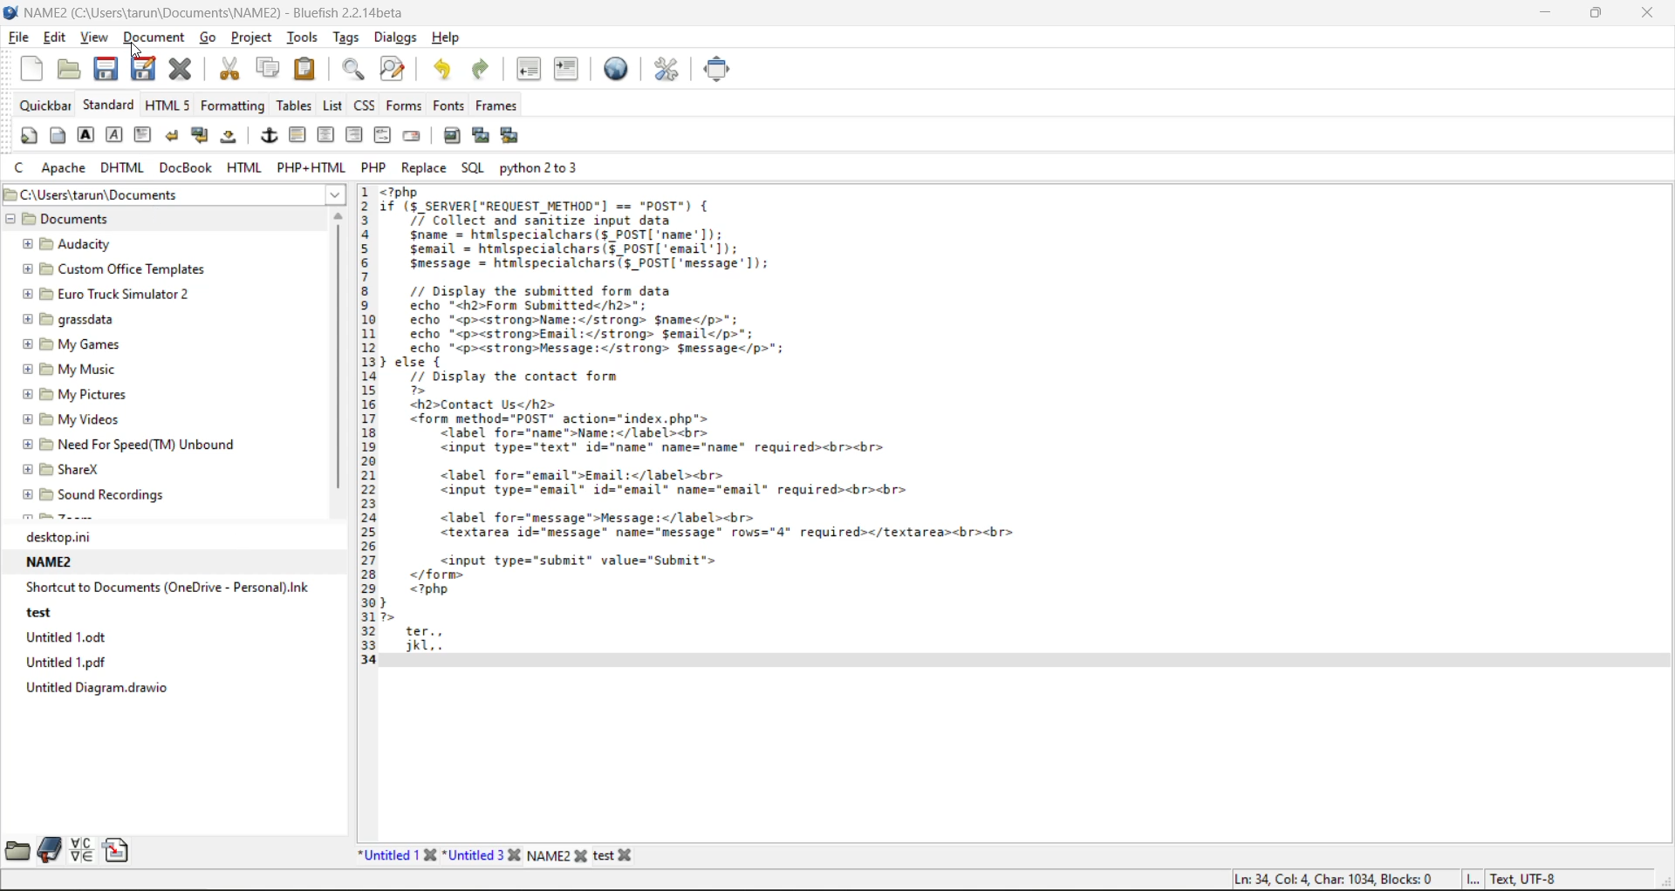  Describe the element at coordinates (310, 166) in the screenshot. I see `php html` at that location.